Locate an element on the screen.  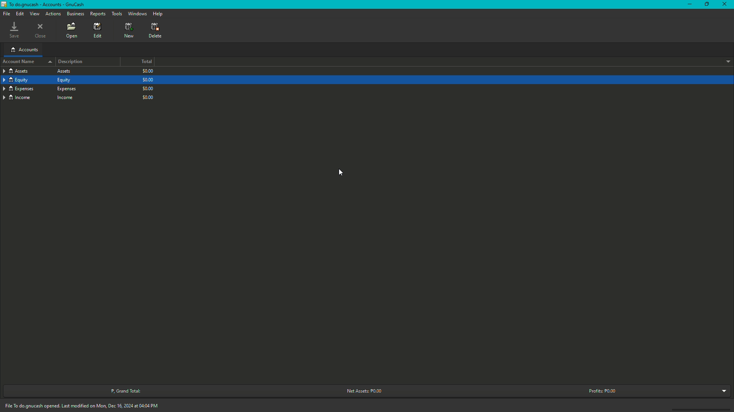
Save notification is located at coordinates (84, 405).